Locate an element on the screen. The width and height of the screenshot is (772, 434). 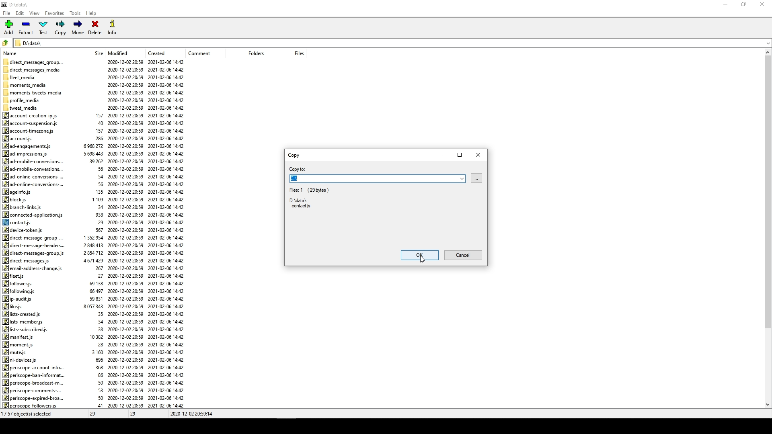
29 is located at coordinates (95, 414).